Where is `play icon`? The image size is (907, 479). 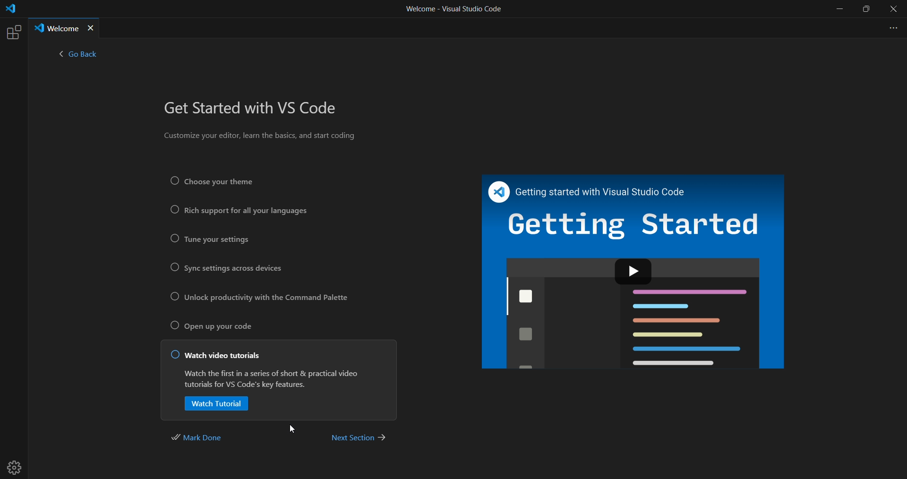 play icon is located at coordinates (633, 271).